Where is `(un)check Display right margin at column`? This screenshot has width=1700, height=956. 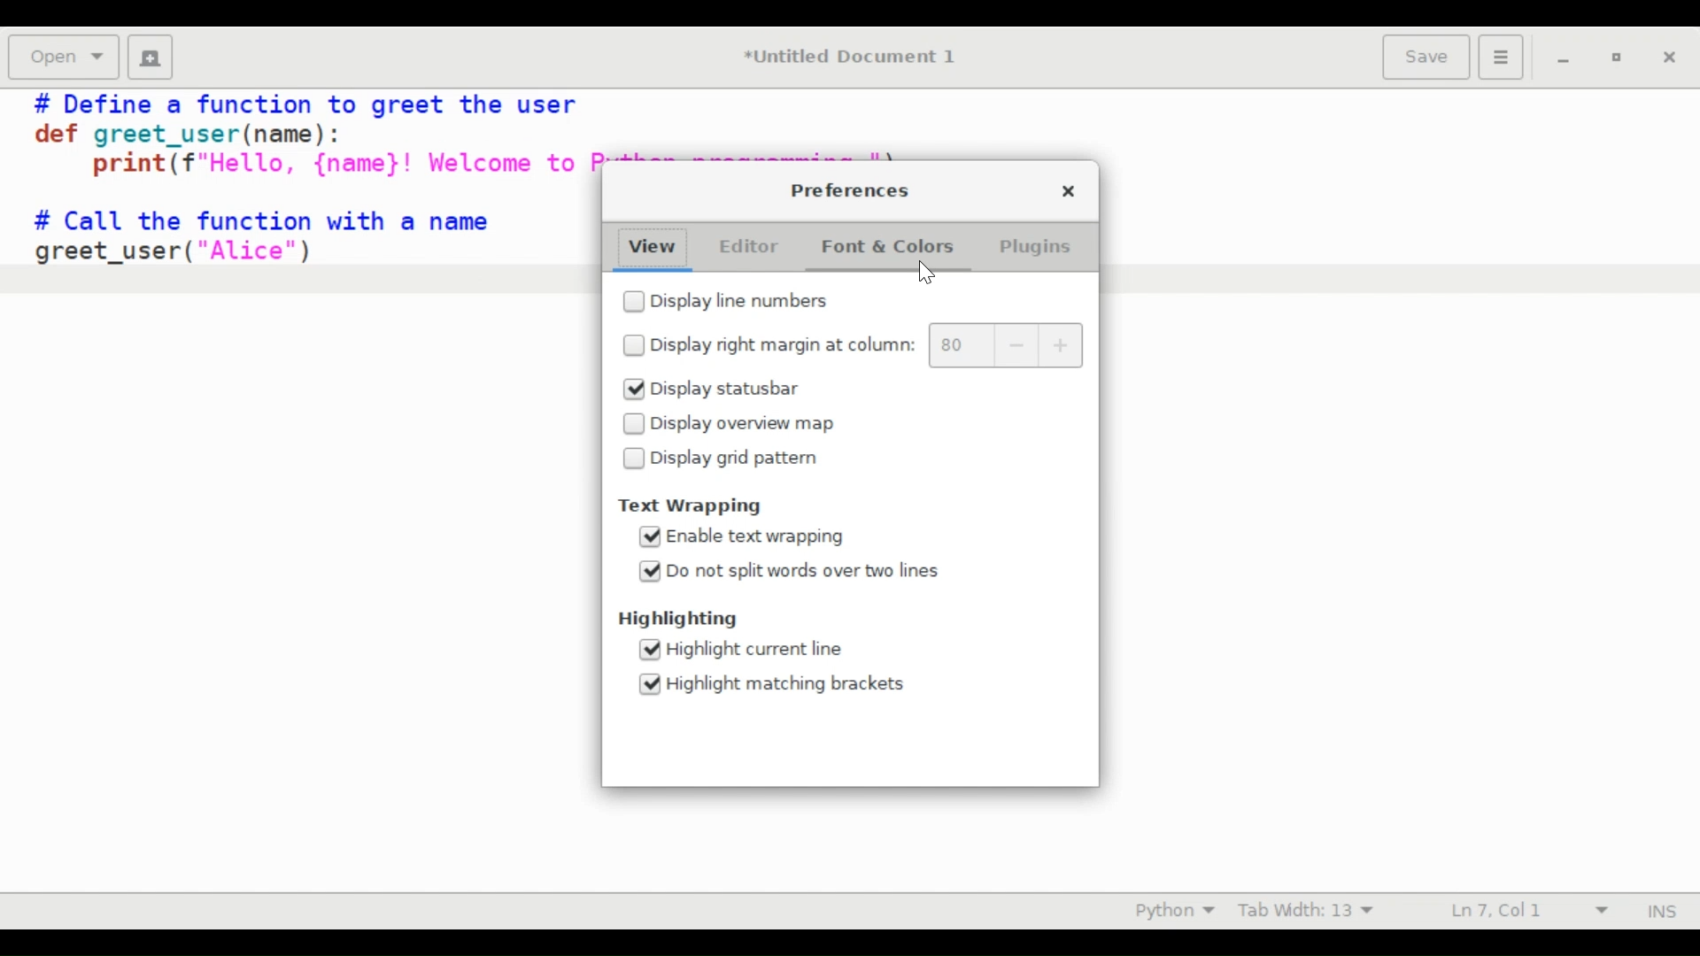
(un)check Display right margin at column is located at coordinates (769, 344).